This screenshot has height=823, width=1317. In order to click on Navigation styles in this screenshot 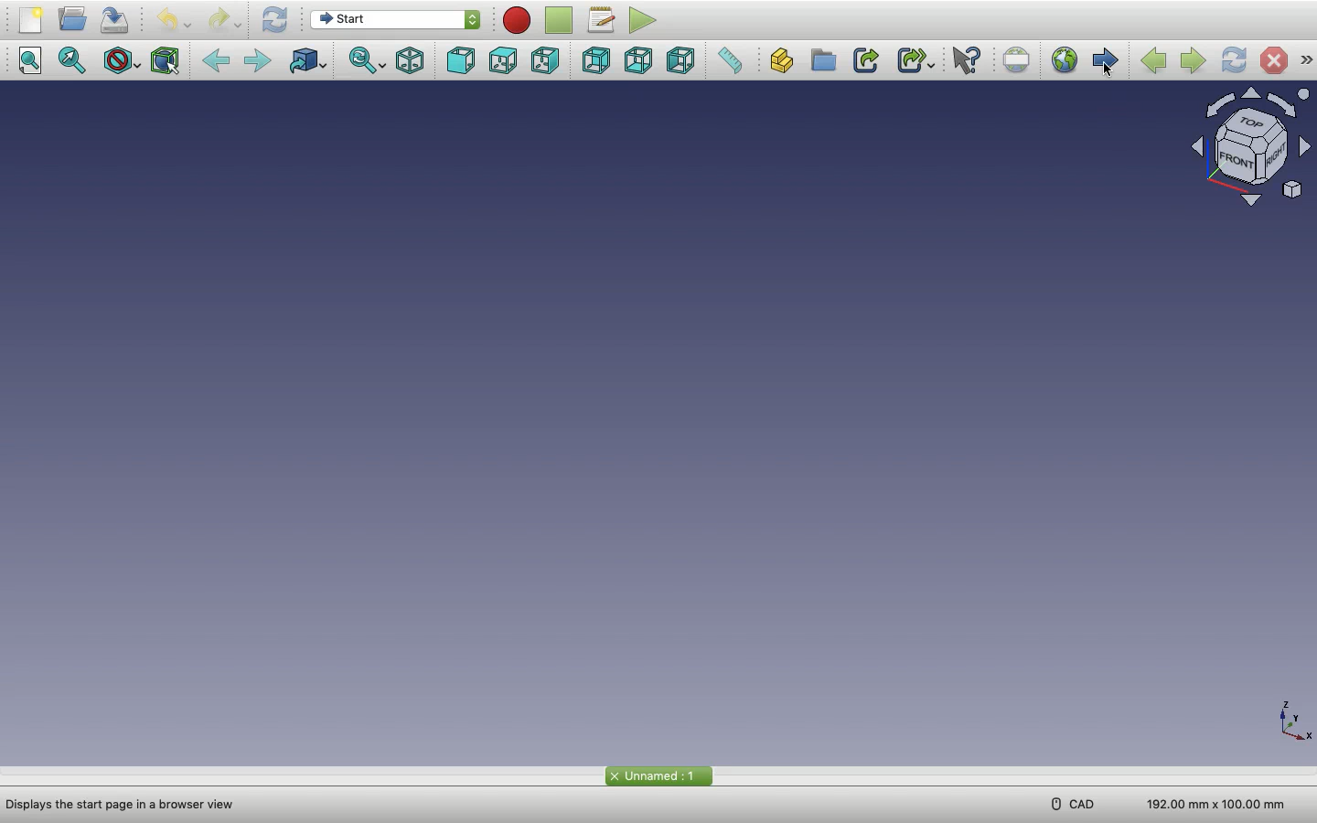, I will do `click(1251, 149)`.